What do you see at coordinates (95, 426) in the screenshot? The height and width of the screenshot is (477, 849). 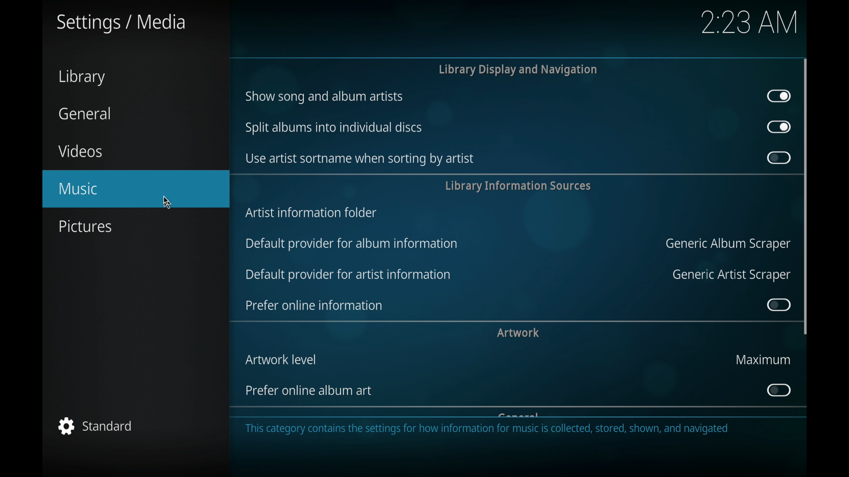 I see `standard` at bounding box center [95, 426].